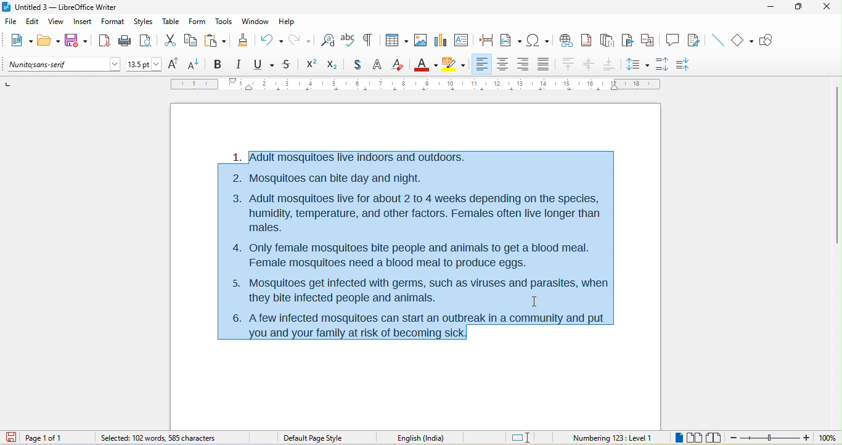  I want to click on undo, so click(272, 39).